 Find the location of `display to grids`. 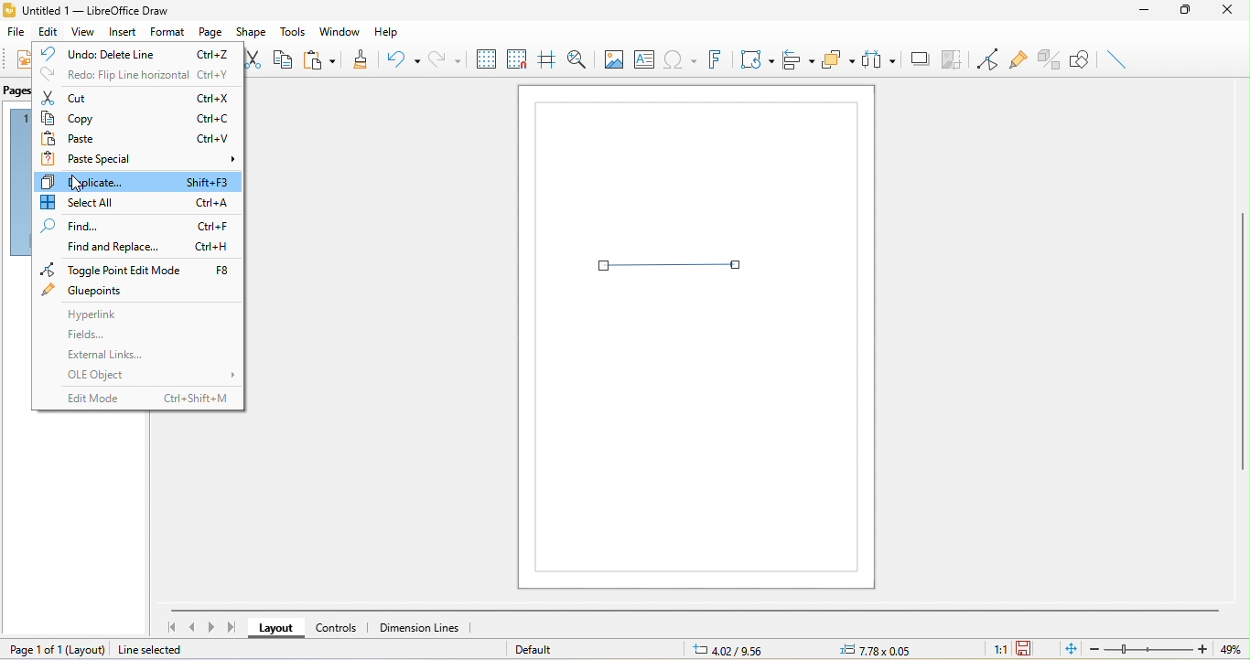

display to grids is located at coordinates (485, 59).